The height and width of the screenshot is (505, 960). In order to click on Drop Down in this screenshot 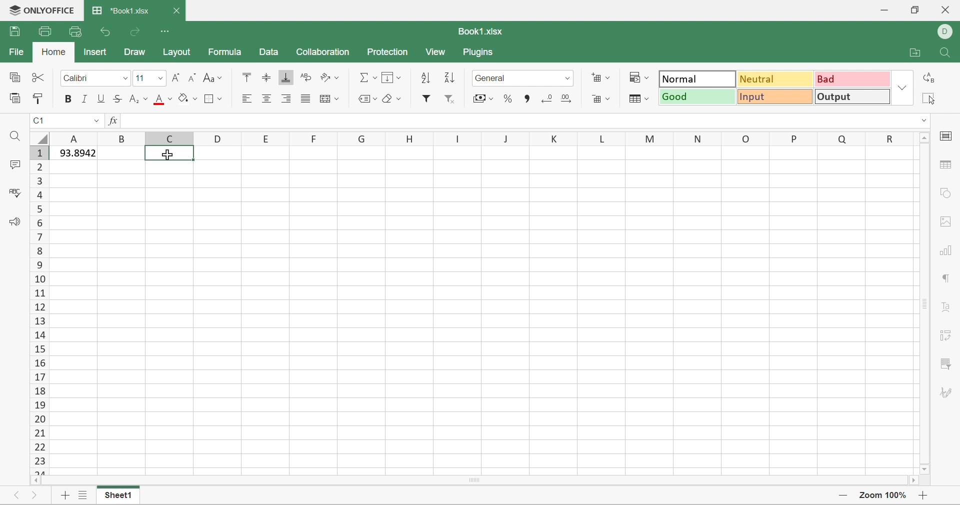, I will do `click(124, 77)`.